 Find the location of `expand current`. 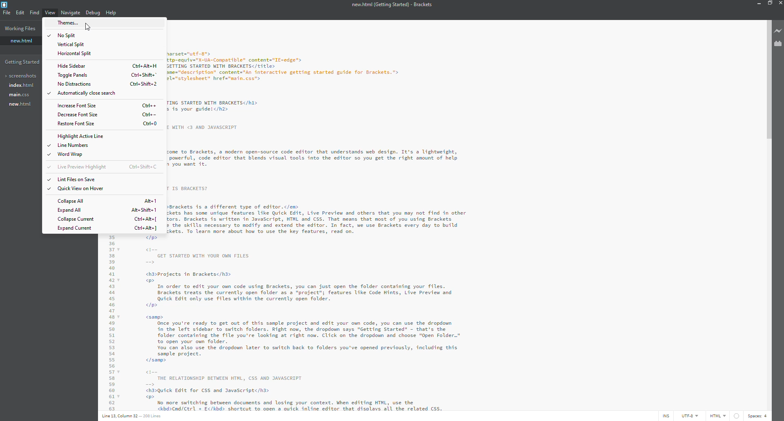

expand current is located at coordinates (76, 228).